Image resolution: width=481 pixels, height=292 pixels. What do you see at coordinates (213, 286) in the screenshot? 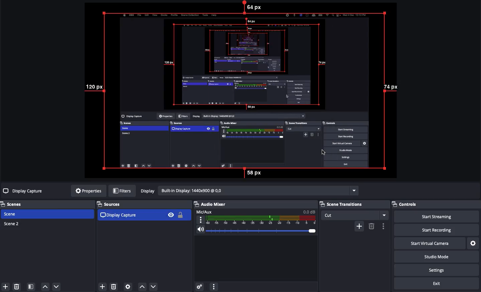
I see `More` at bounding box center [213, 286].